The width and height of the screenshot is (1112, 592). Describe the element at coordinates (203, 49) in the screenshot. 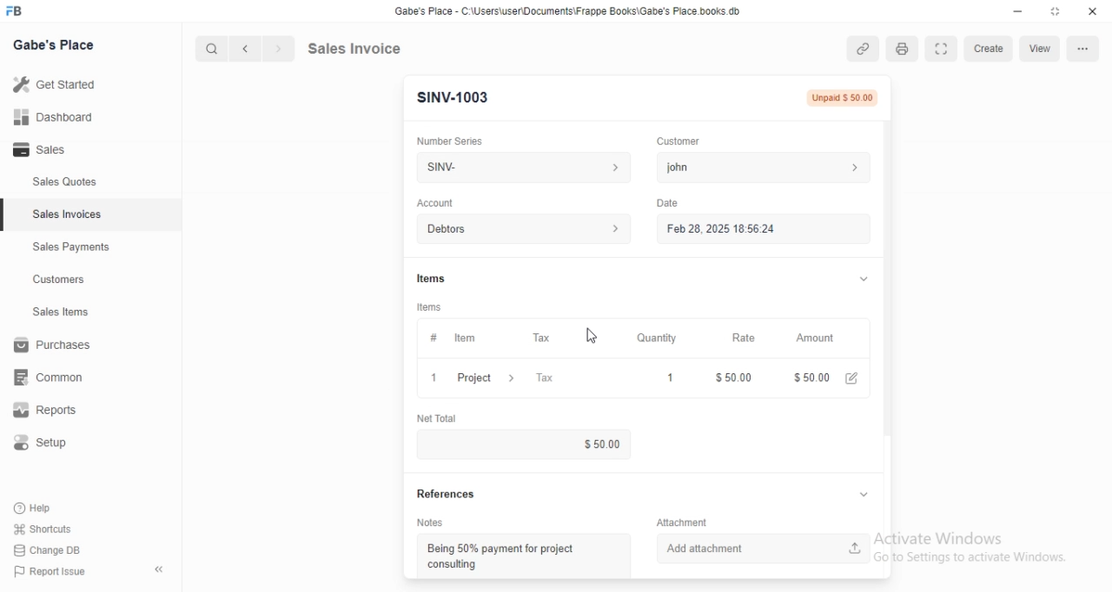

I see `cursor` at that location.